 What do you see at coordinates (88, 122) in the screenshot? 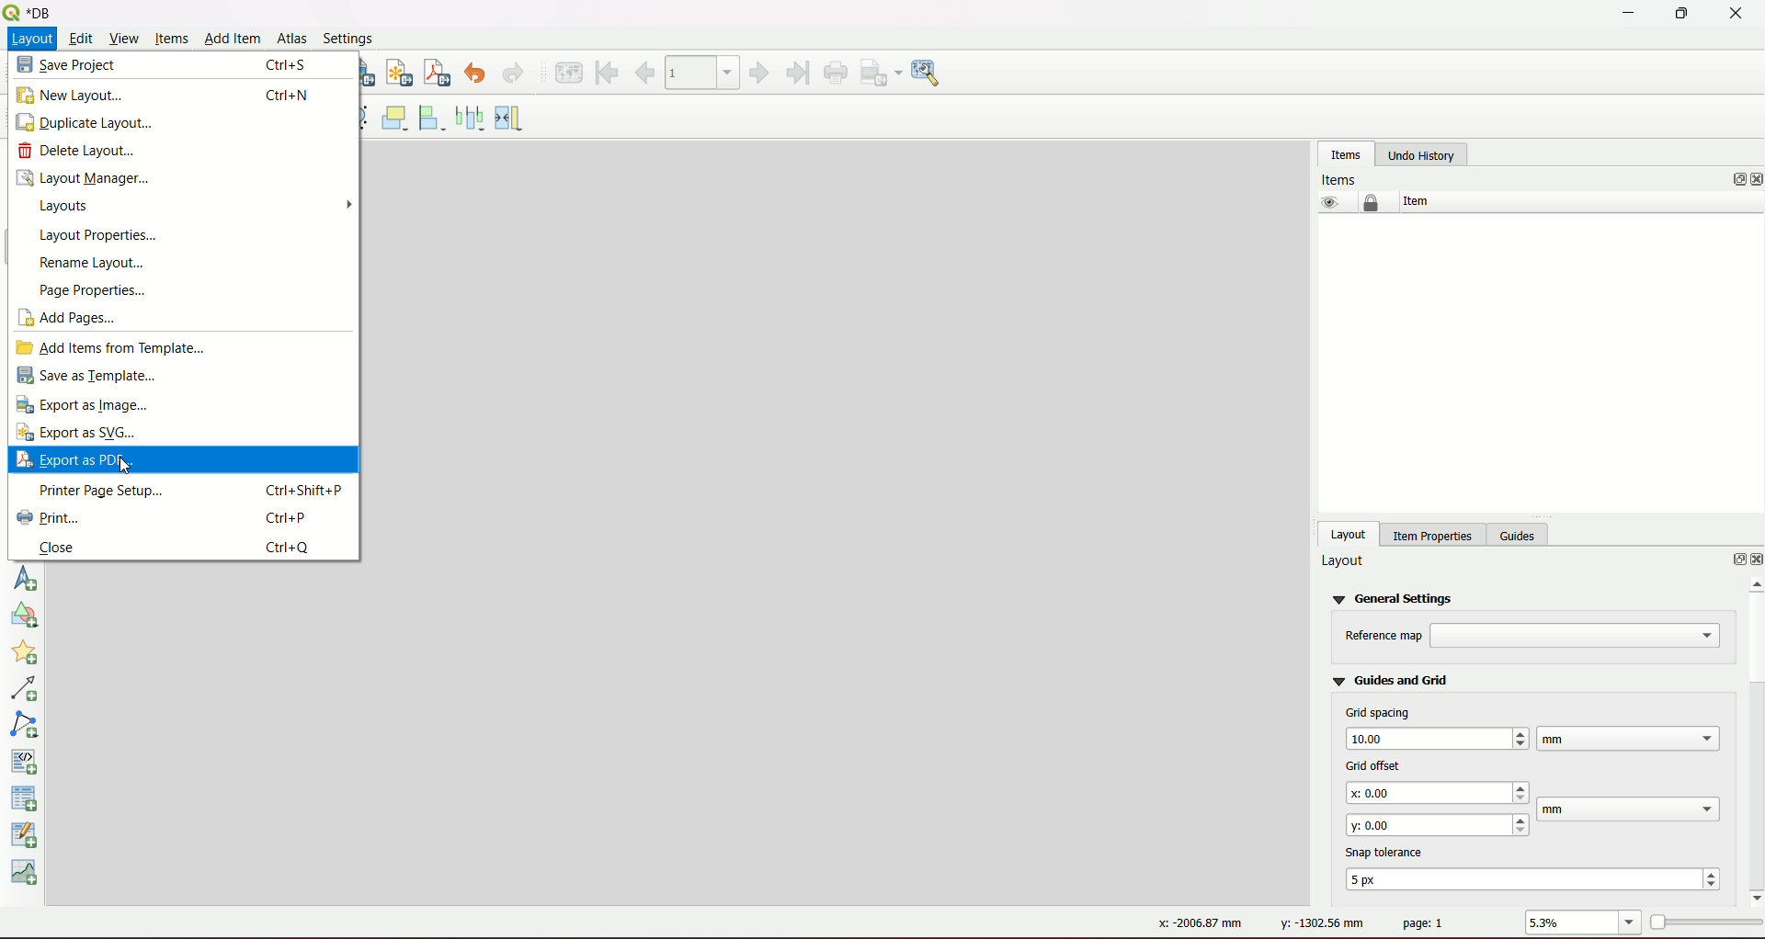
I see `duplicate layout` at bounding box center [88, 122].